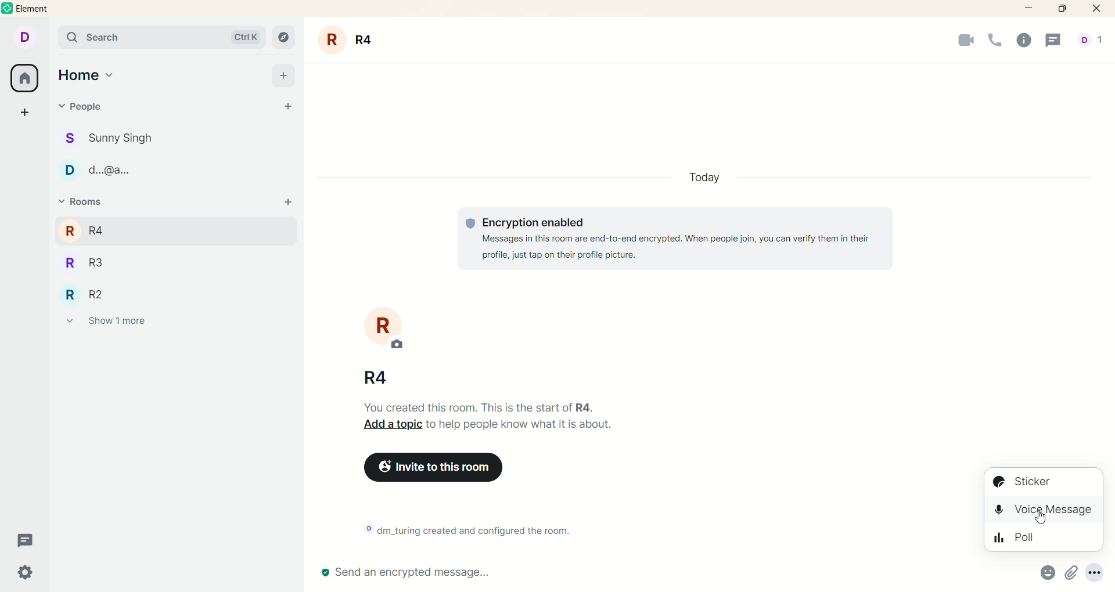 This screenshot has height=592, width=1115. What do you see at coordinates (385, 327) in the screenshot?
I see `room` at bounding box center [385, 327].